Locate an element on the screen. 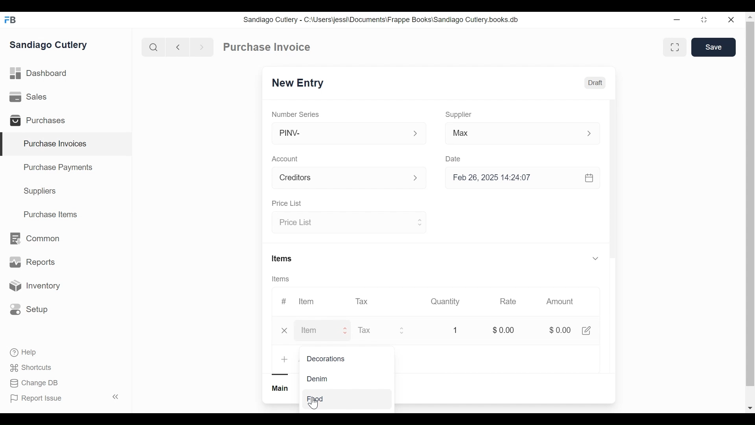 Image resolution: width=755 pixels, height=425 pixels. Food is located at coordinates (323, 399).